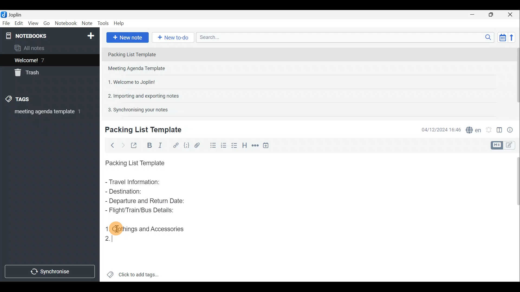  What do you see at coordinates (254, 145) in the screenshot?
I see `Horizontal rule` at bounding box center [254, 145].